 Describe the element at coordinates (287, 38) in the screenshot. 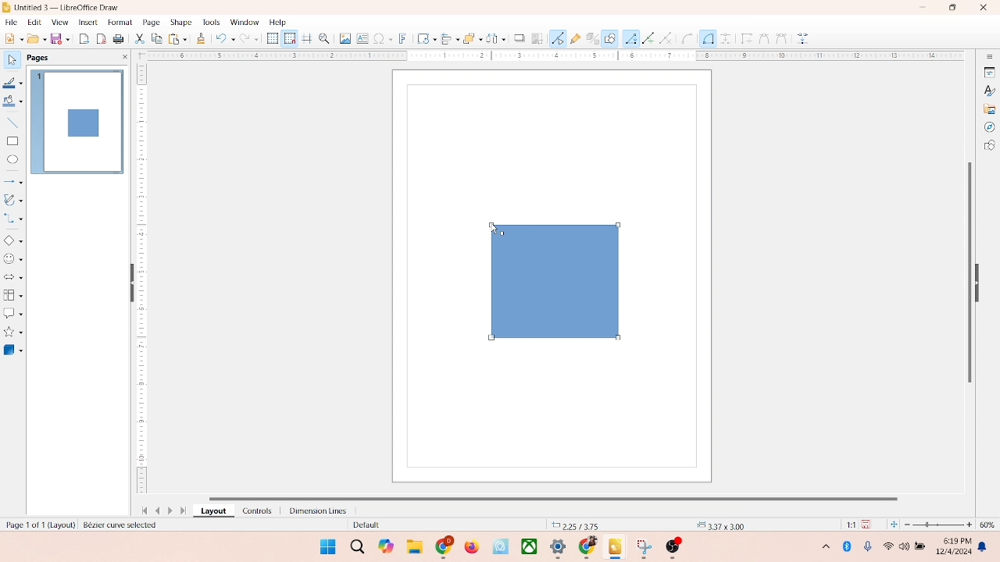

I see `snap to grid` at that location.